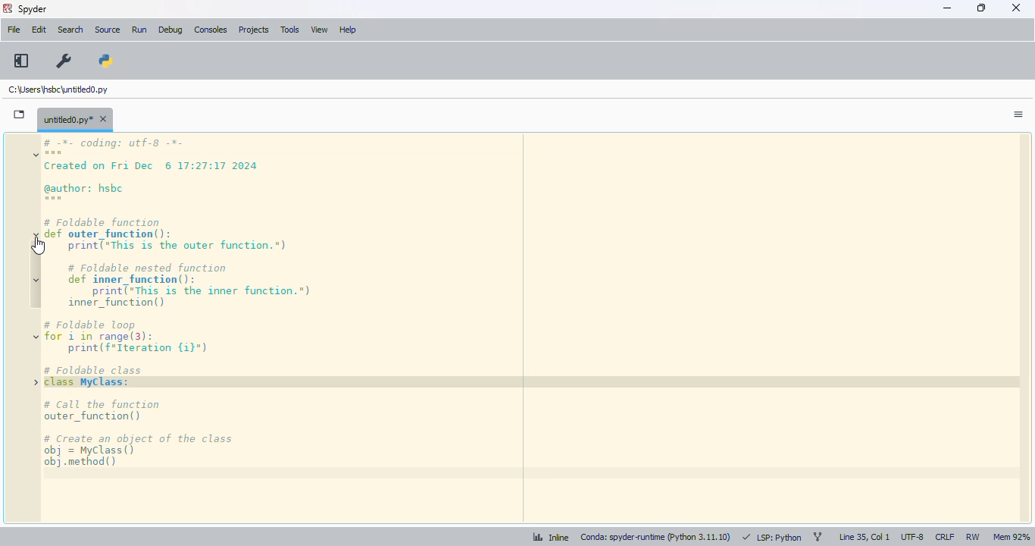 The width and height of the screenshot is (1035, 546). I want to click on untitled0.py, so click(58, 89).